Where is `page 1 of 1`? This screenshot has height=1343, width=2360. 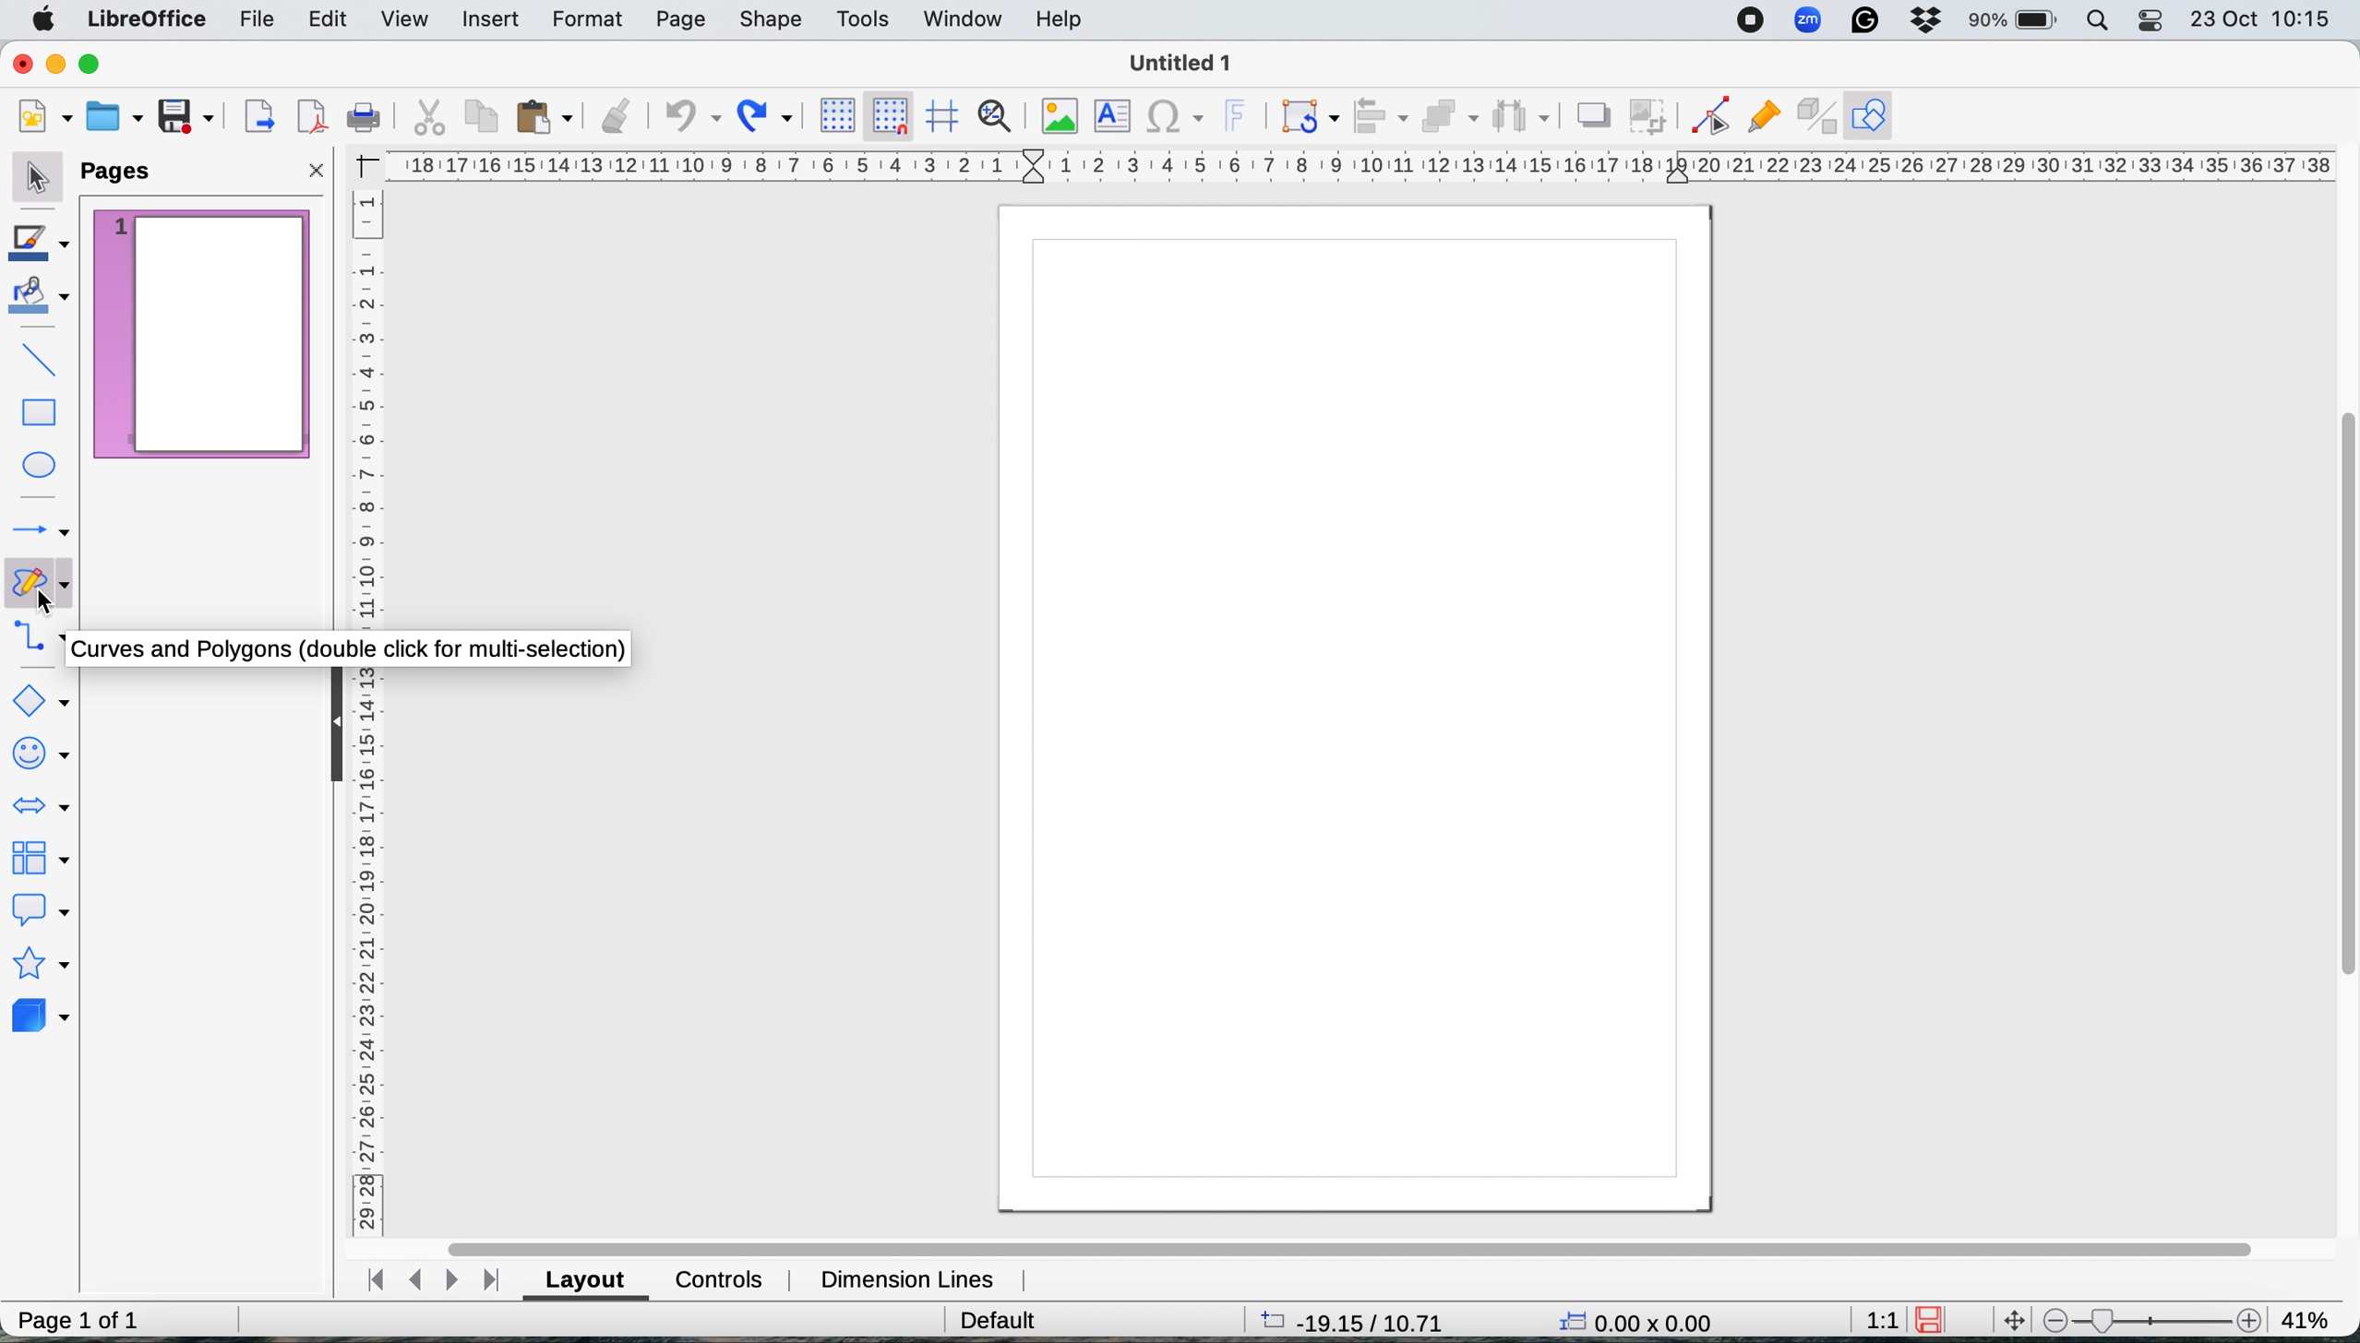
page 1 of 1 is located at coordinates (81, 1313).